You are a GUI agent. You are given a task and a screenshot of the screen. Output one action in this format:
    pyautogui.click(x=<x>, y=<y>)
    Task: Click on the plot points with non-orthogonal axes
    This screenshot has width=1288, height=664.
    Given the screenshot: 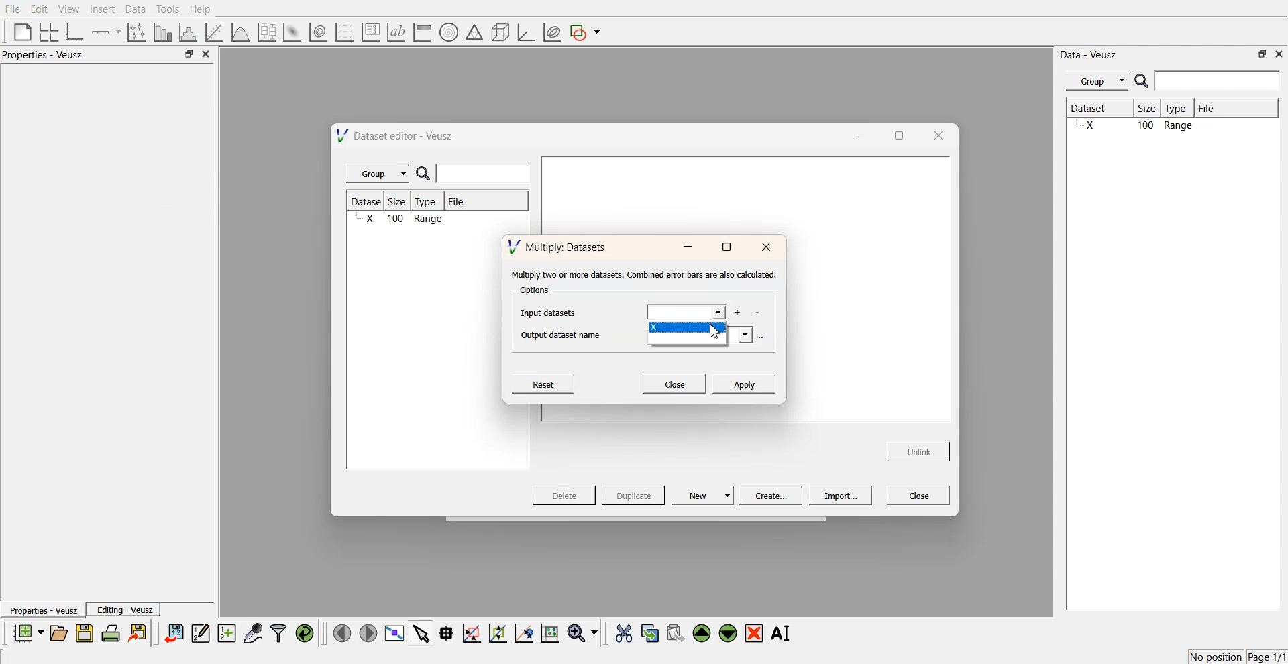 What is the action you would take?
    pyautogui.click(x=136, y=32)
    